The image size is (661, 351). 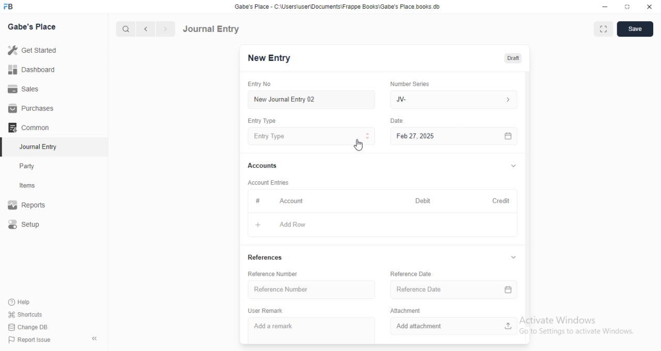 What do you see at coordinates (453, 291) in the screenshot?
I see `Reference Date.` at bounding box center [453, 291].